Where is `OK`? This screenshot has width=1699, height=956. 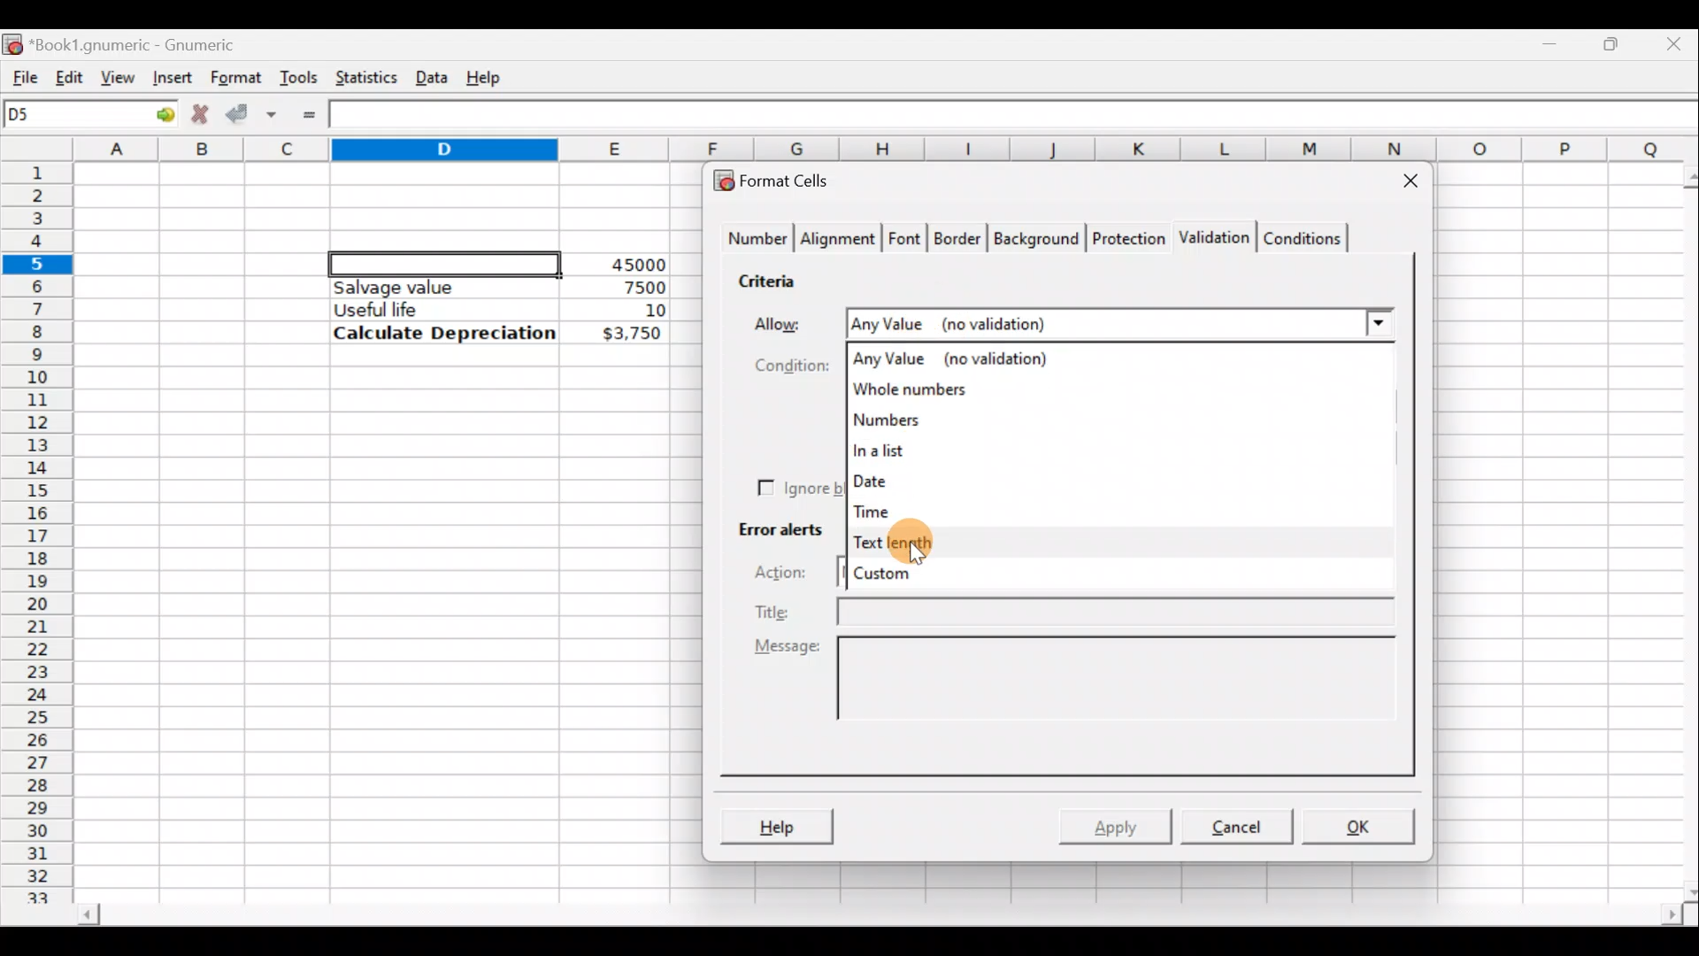 OK is located at coordinates (1360, 826).